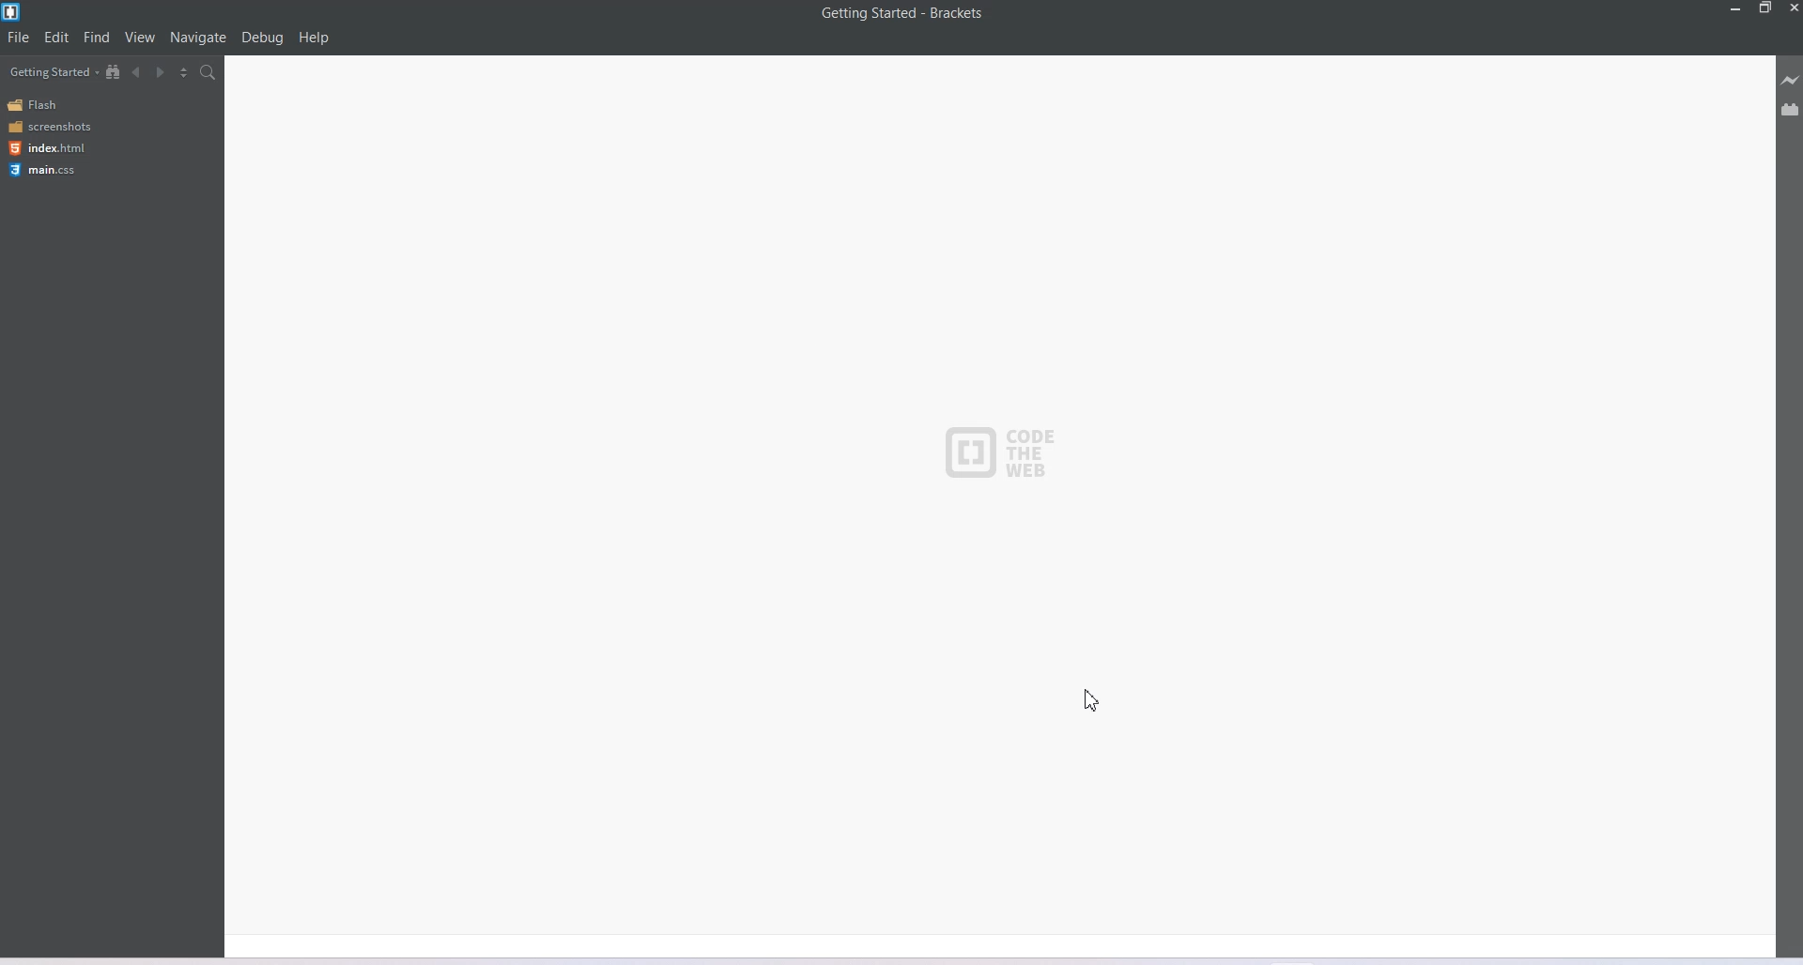 This screenshot has width=1803, height=965. Describe the element at coordinates (199, 37) in the screenshot. I see `Navigation` at that location.